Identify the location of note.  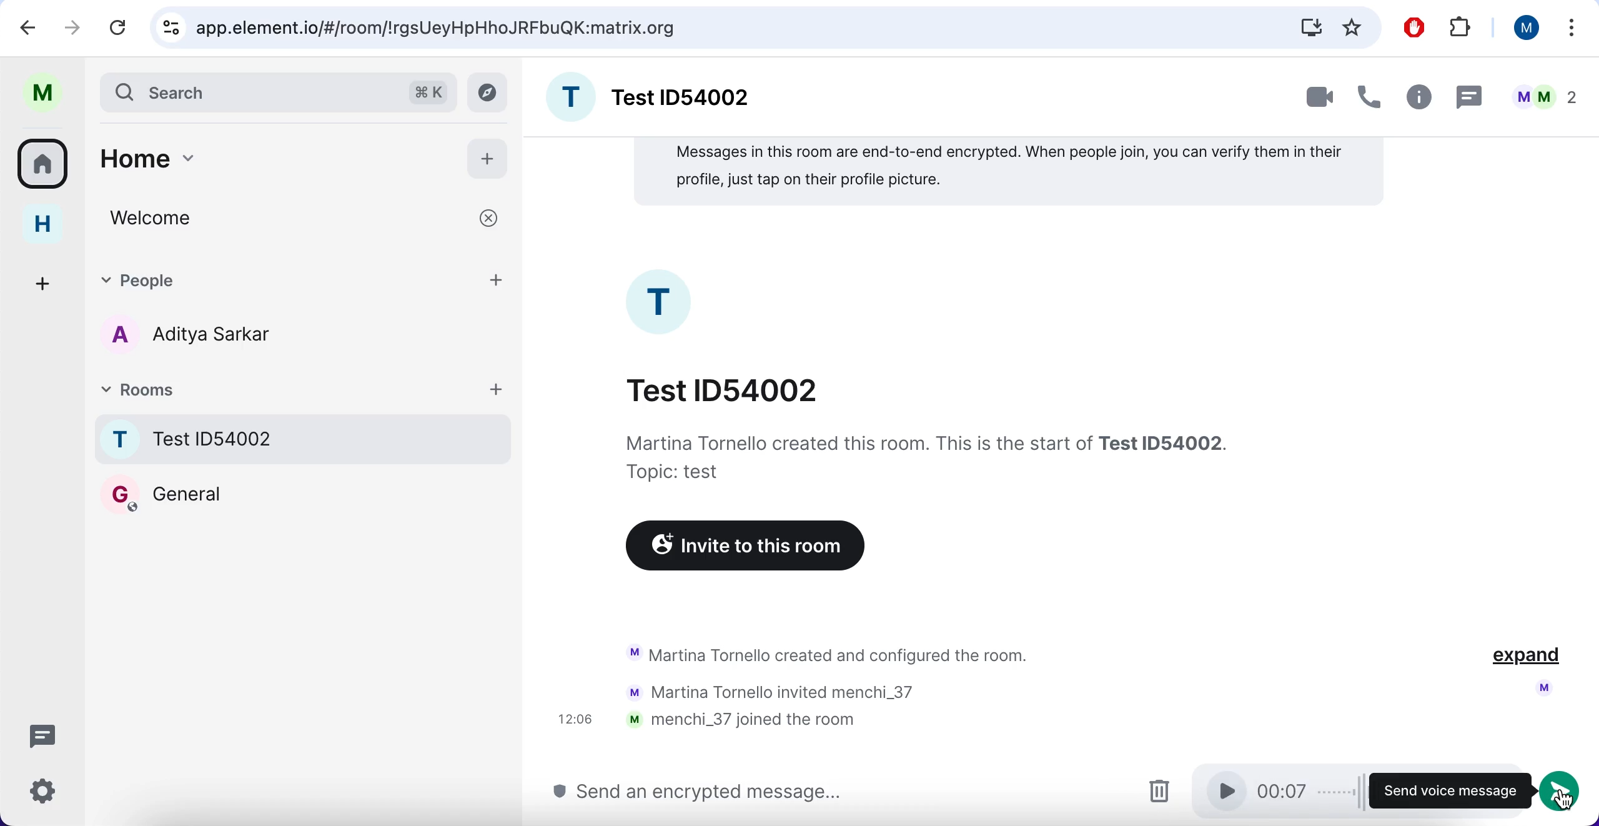
(1008, 172).